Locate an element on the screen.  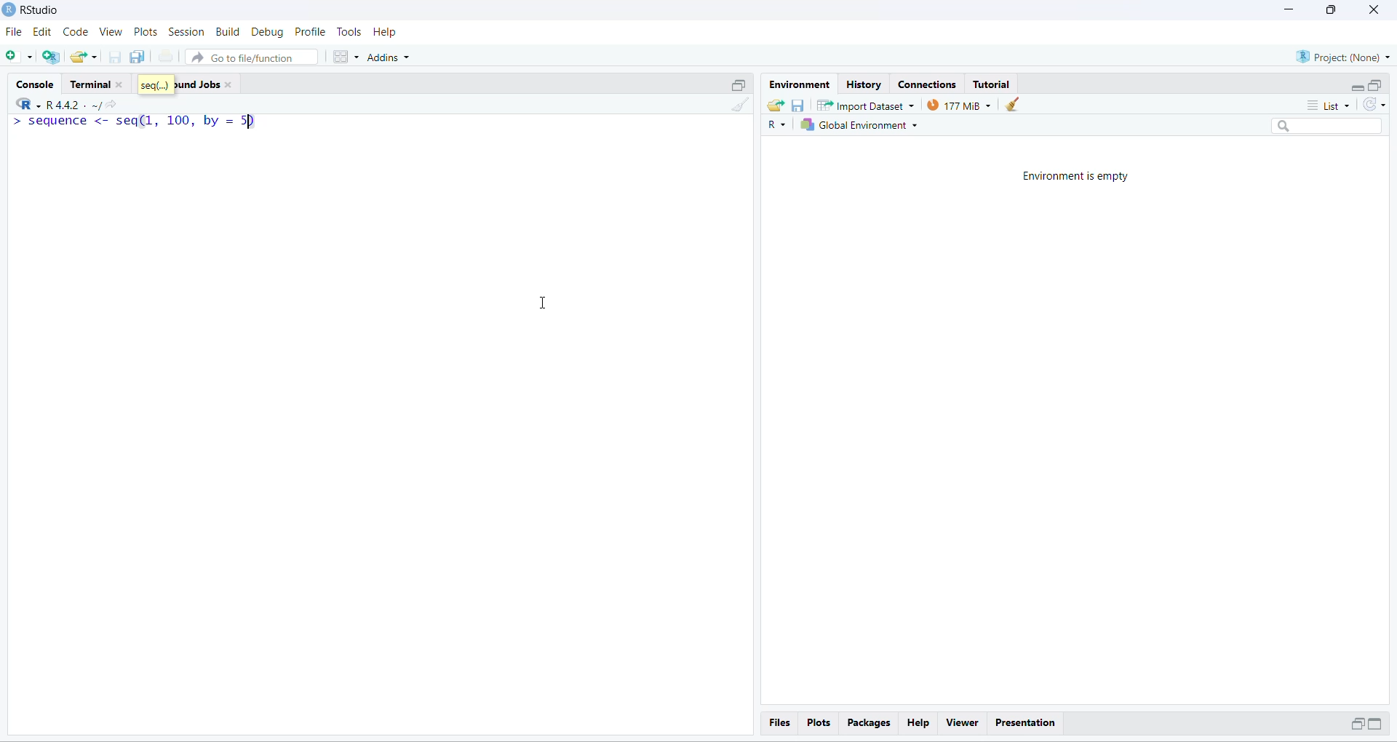
help is located at coordinates (920, 723).